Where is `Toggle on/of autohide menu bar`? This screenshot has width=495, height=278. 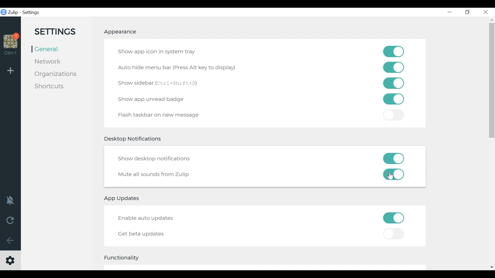 Toggle on/of autohide menu bar is located at coordinates (393, 67).